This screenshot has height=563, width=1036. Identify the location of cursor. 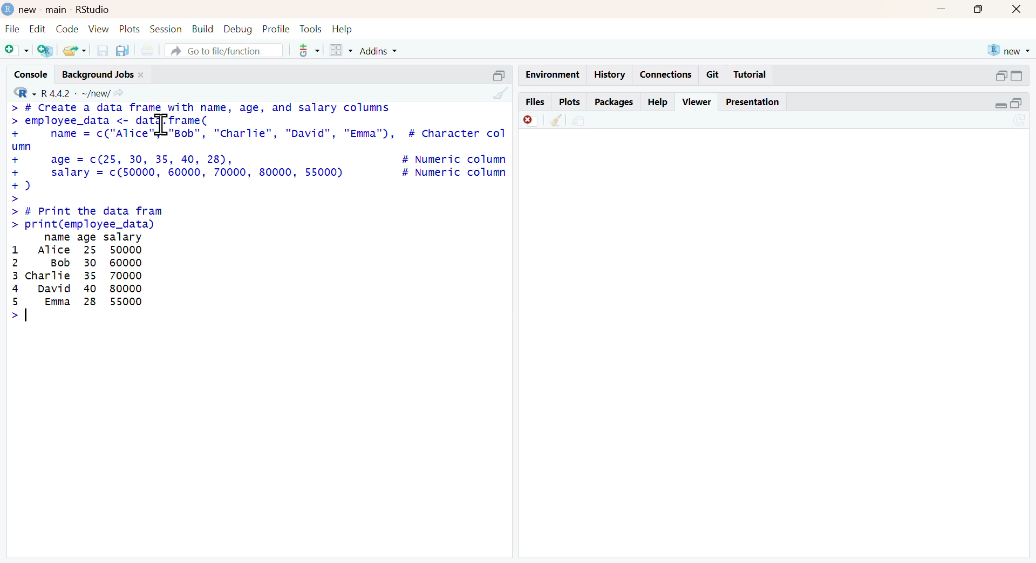
(162, 125).